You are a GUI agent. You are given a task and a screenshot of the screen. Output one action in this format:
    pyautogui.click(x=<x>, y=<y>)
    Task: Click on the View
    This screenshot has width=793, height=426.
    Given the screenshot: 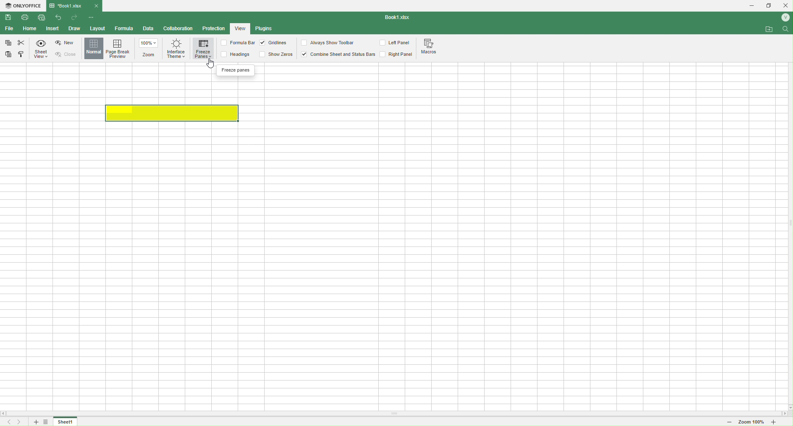 What is the action you would take?
    pyautogui.click(x=240, y=28)
    